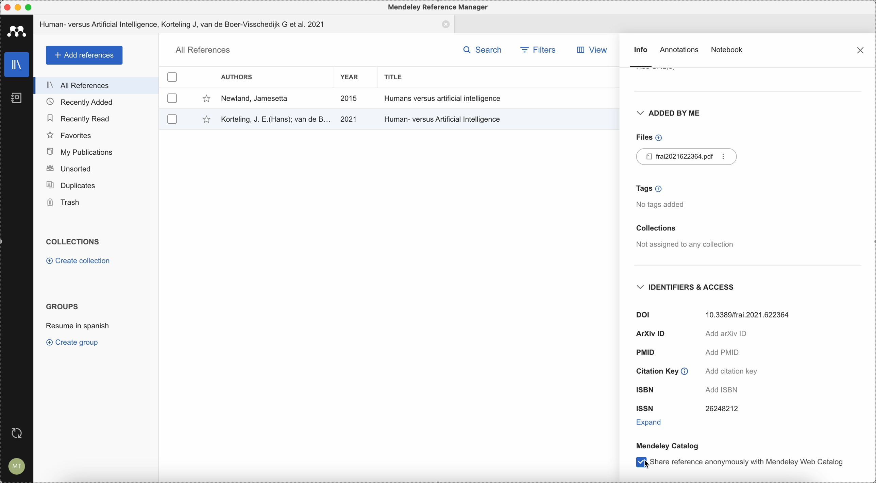 This screenshot has height=483, width=876. I want to click on favorite, so click(202, 120).